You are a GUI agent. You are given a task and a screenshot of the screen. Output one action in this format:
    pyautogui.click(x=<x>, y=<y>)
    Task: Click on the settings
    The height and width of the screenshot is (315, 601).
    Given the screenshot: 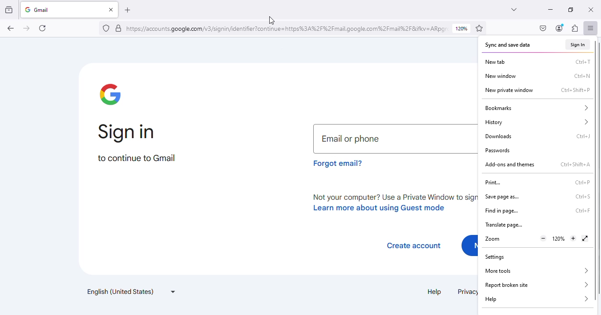 What is the action you would take?
    pyautogui.click(x=495, y=257)
    